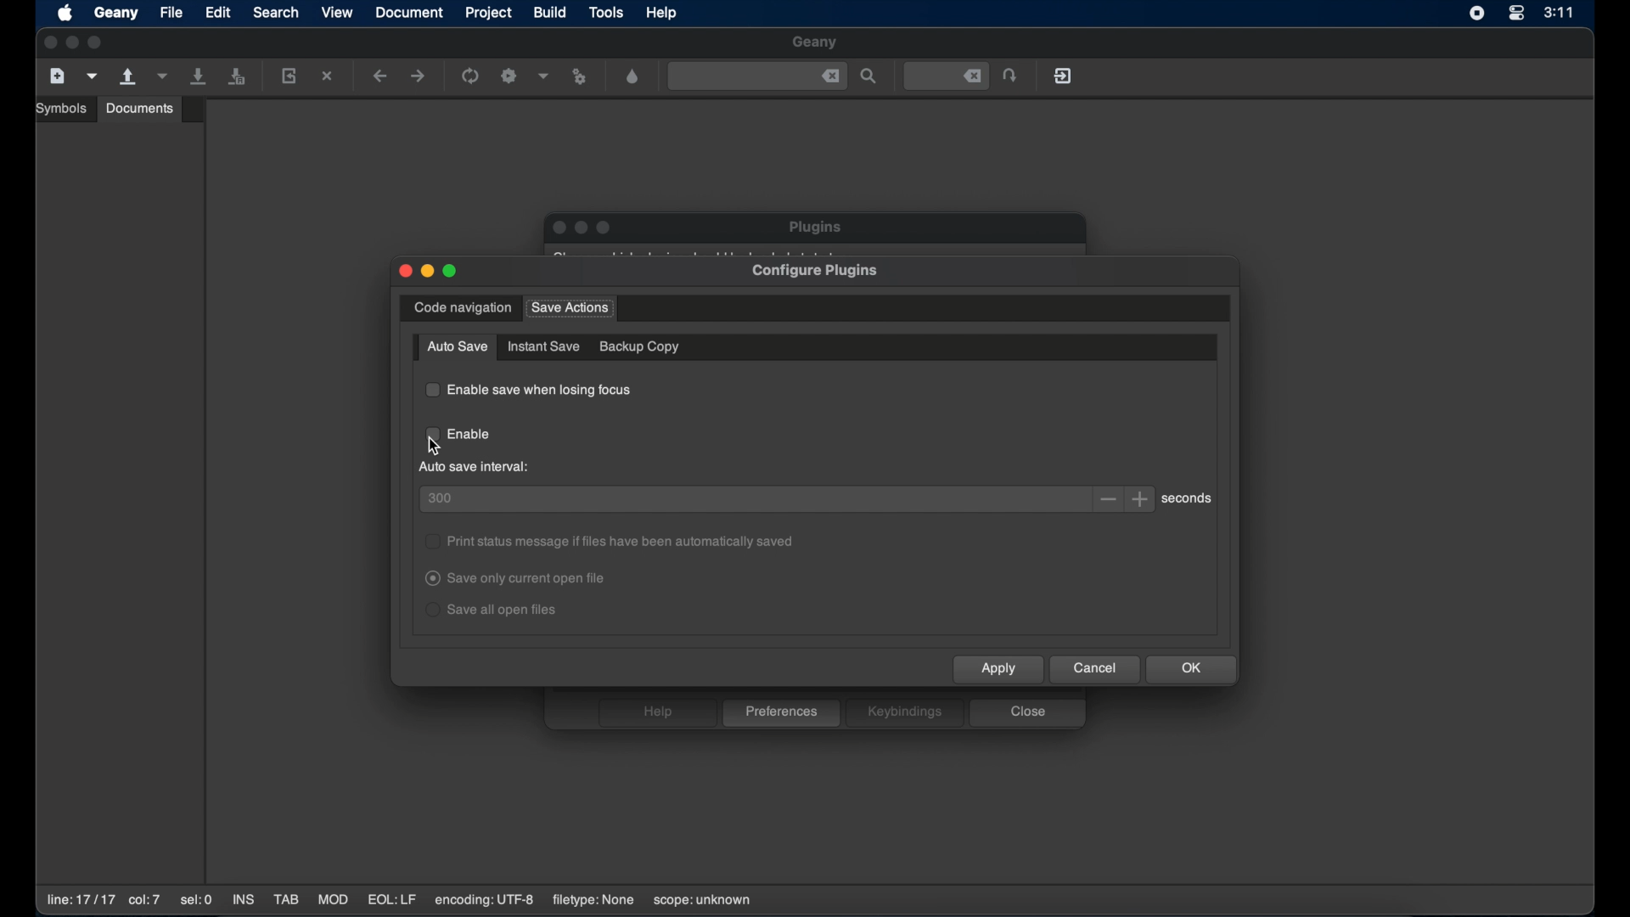  Describe the element at coordinates (1190, 498) in the screenshot. I see `seconds` at that location.